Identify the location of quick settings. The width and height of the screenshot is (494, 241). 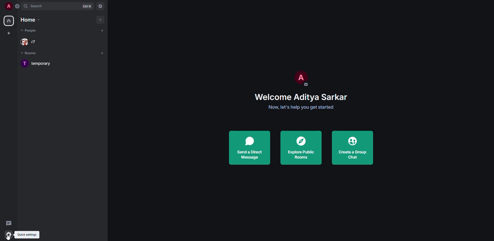
(8, 235).